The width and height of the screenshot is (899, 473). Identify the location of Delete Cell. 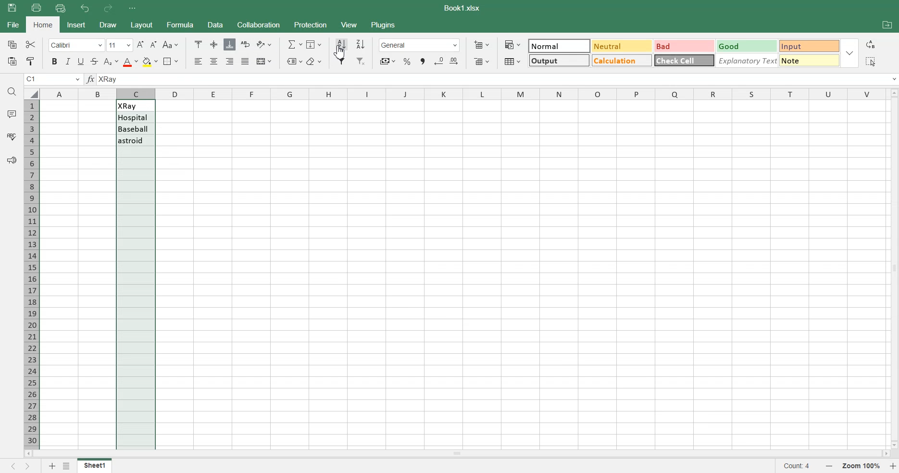
(481, 61).